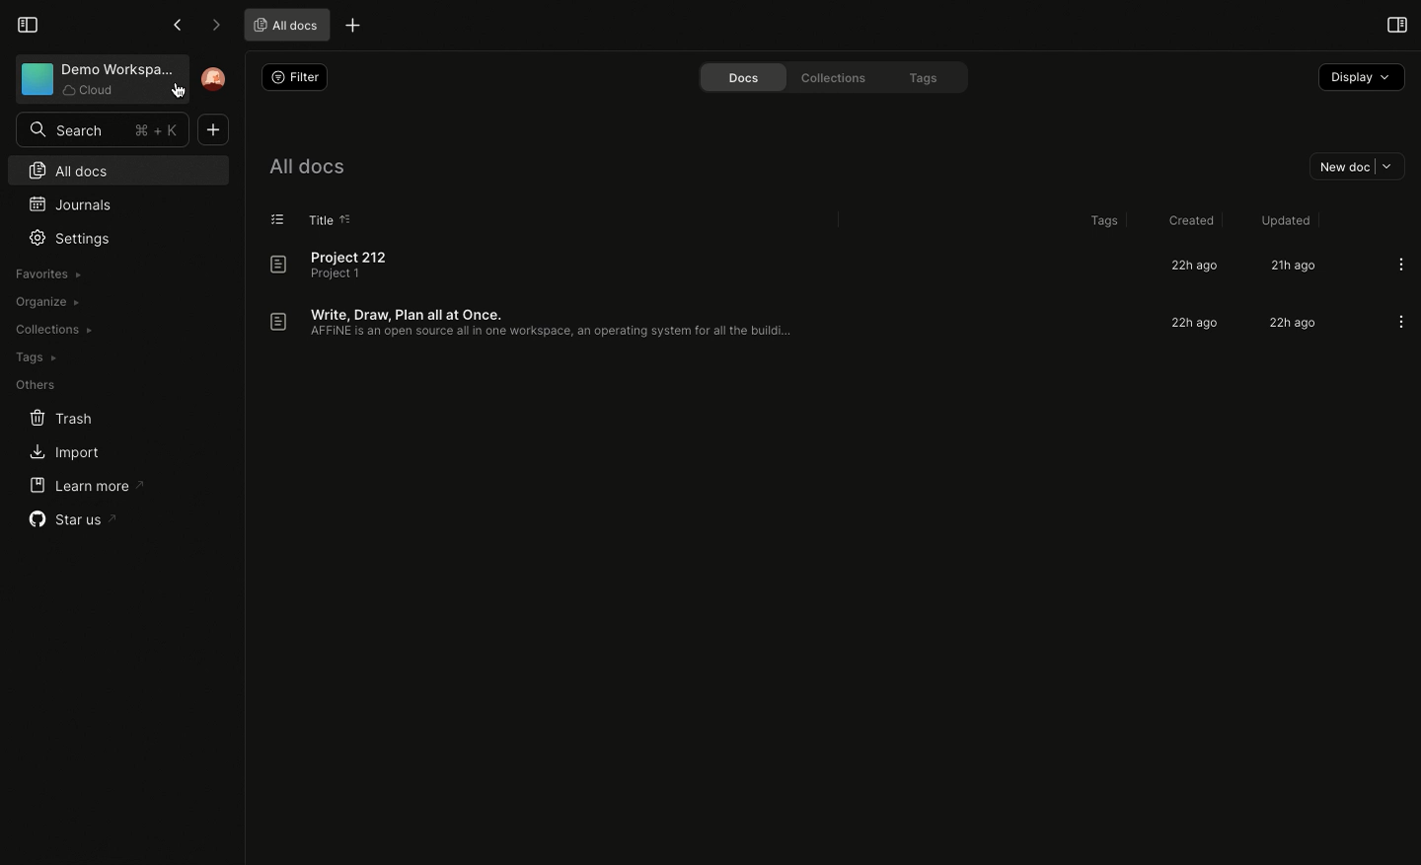 This screenshot has height=865, width=1421. I want to click on Tags, so click(1101, 221).